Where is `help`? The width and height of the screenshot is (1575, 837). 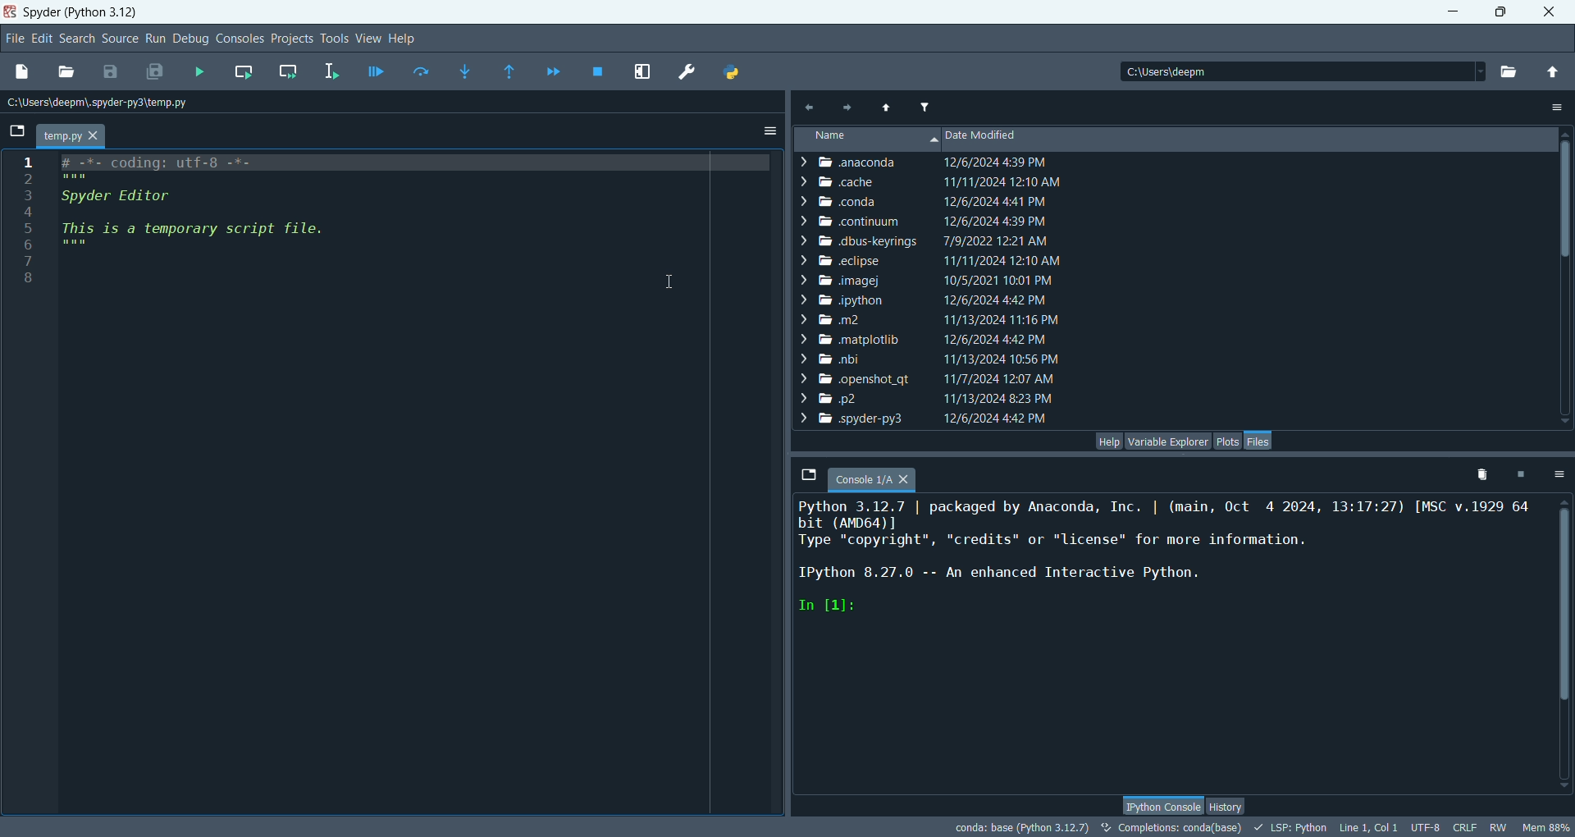 help is located at coordinates (403, 41).